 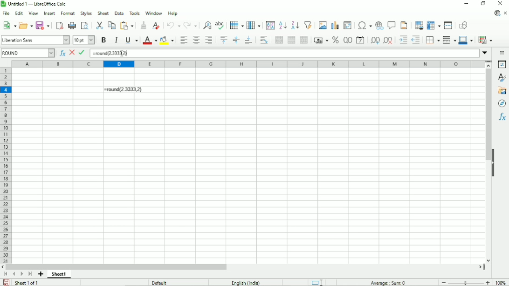 I want to click on Format as number, so click(x=348, y=40).